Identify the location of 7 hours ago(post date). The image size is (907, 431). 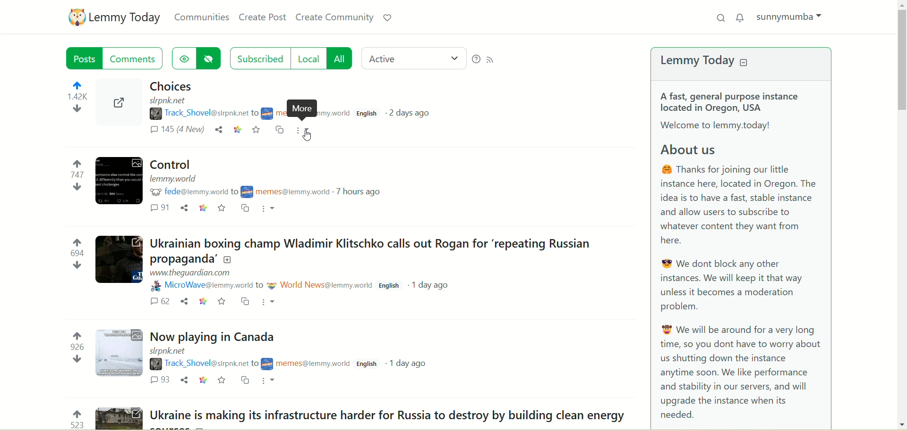
(363, 191).